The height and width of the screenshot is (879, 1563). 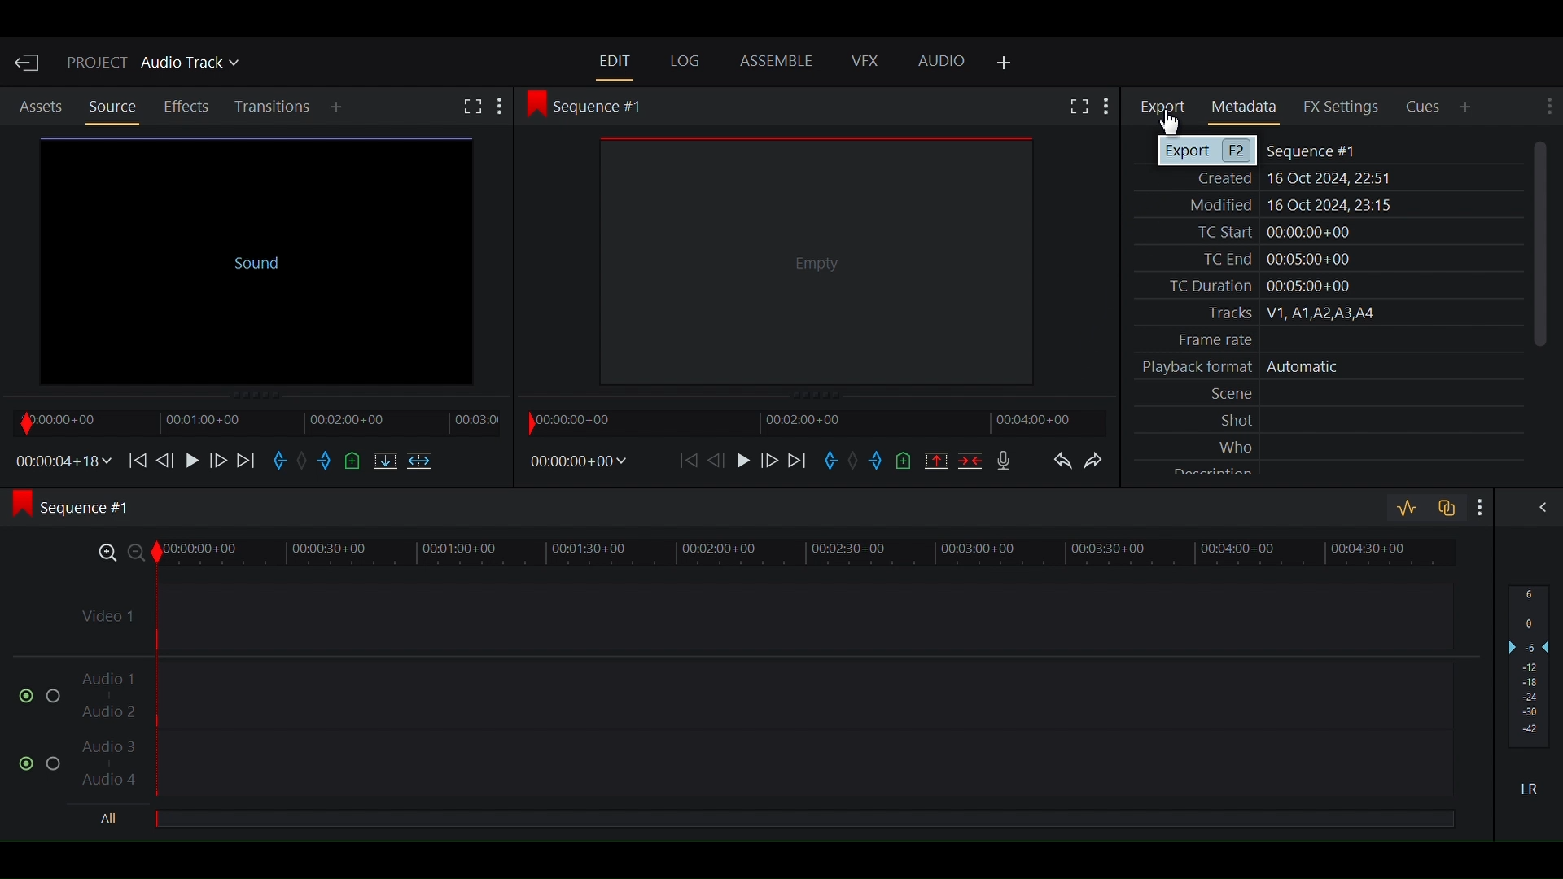 What do you see at coordinates (970, 459) in the screenshot?
I see `Delete/Cut` at bounding box center [970, 459].